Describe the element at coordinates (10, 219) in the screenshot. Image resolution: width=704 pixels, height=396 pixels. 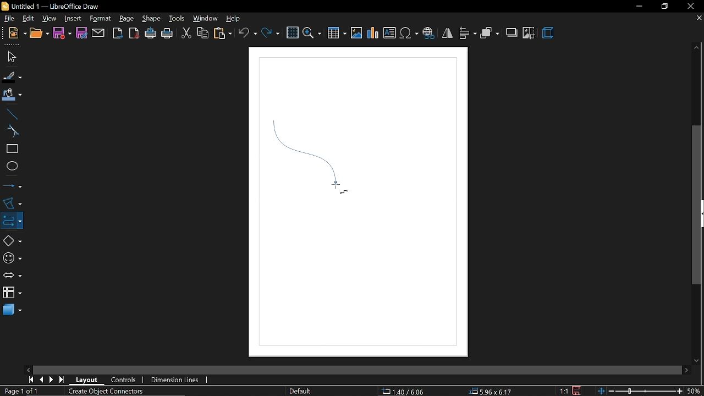
I see `connector` at that location.